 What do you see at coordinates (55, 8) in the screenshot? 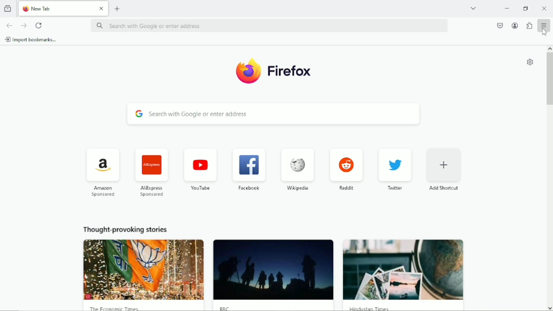
I see `New Tab` at bounding box center [55, 8].